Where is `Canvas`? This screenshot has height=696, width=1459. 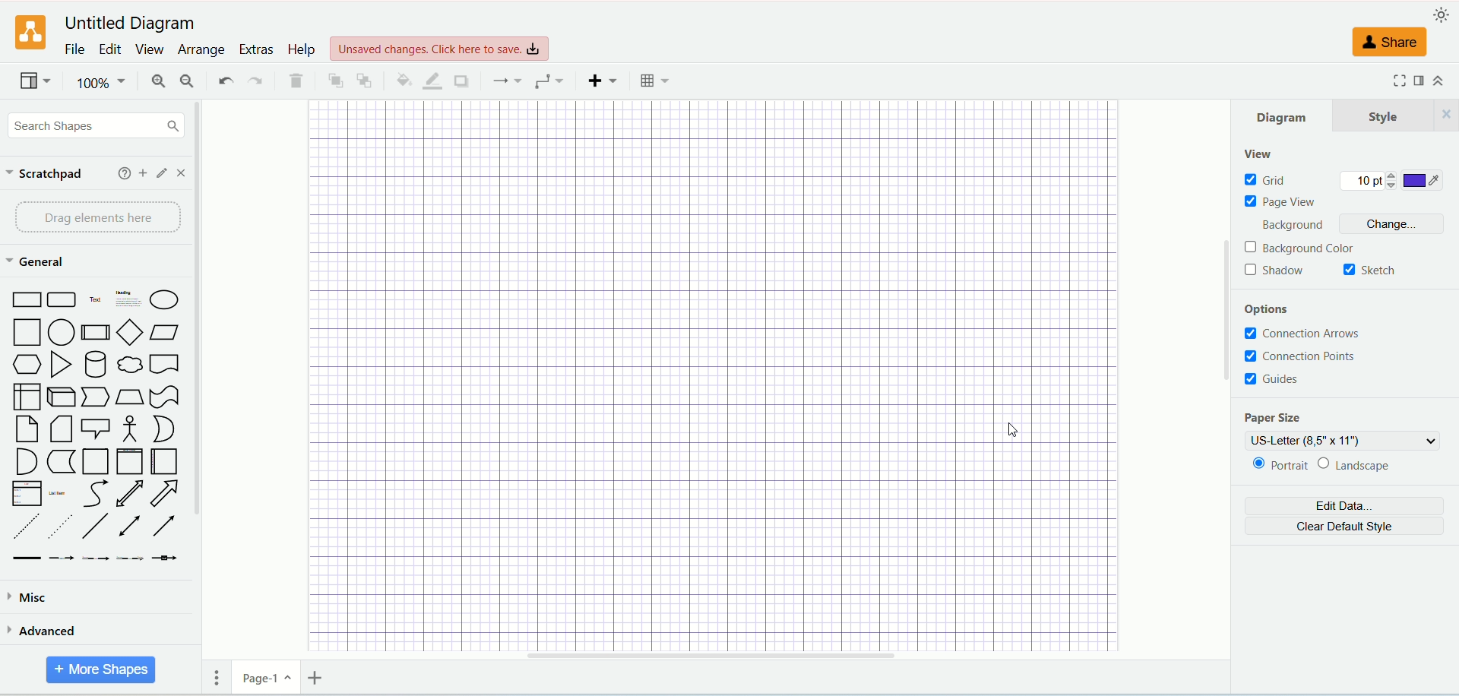
Canvas is located at coordinates (710, 376).